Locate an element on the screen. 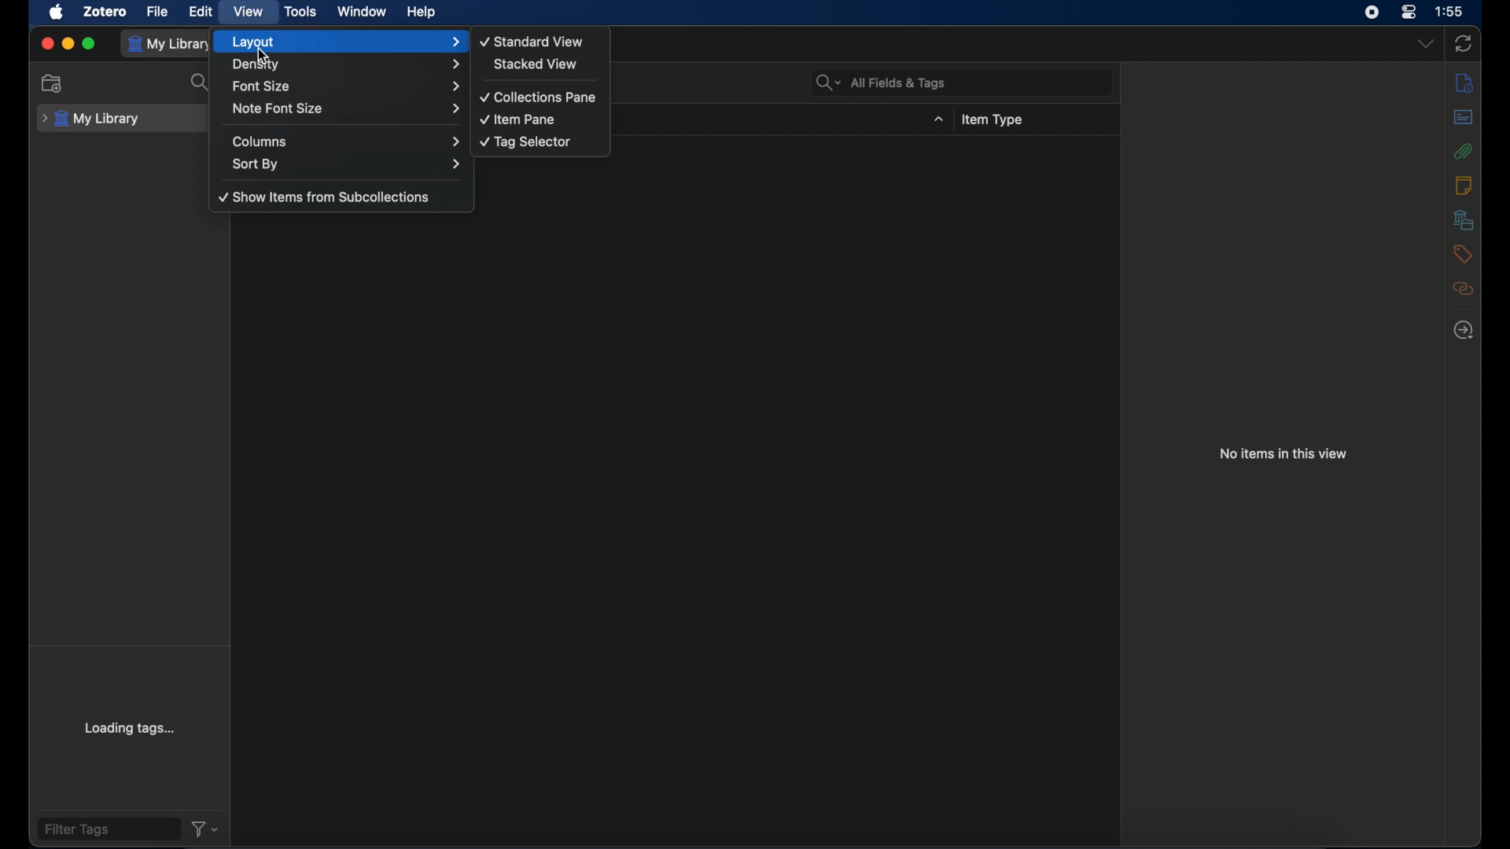  no items in this view is located at coordinates (1283, 454).